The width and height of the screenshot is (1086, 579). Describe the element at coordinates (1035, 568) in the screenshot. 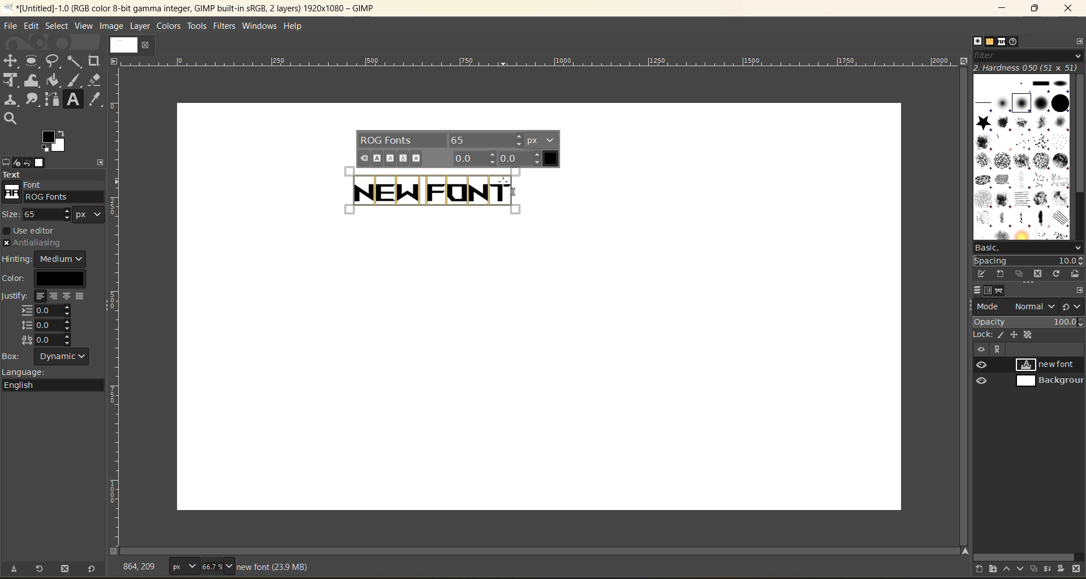

I see `create a duplicate` at that location.